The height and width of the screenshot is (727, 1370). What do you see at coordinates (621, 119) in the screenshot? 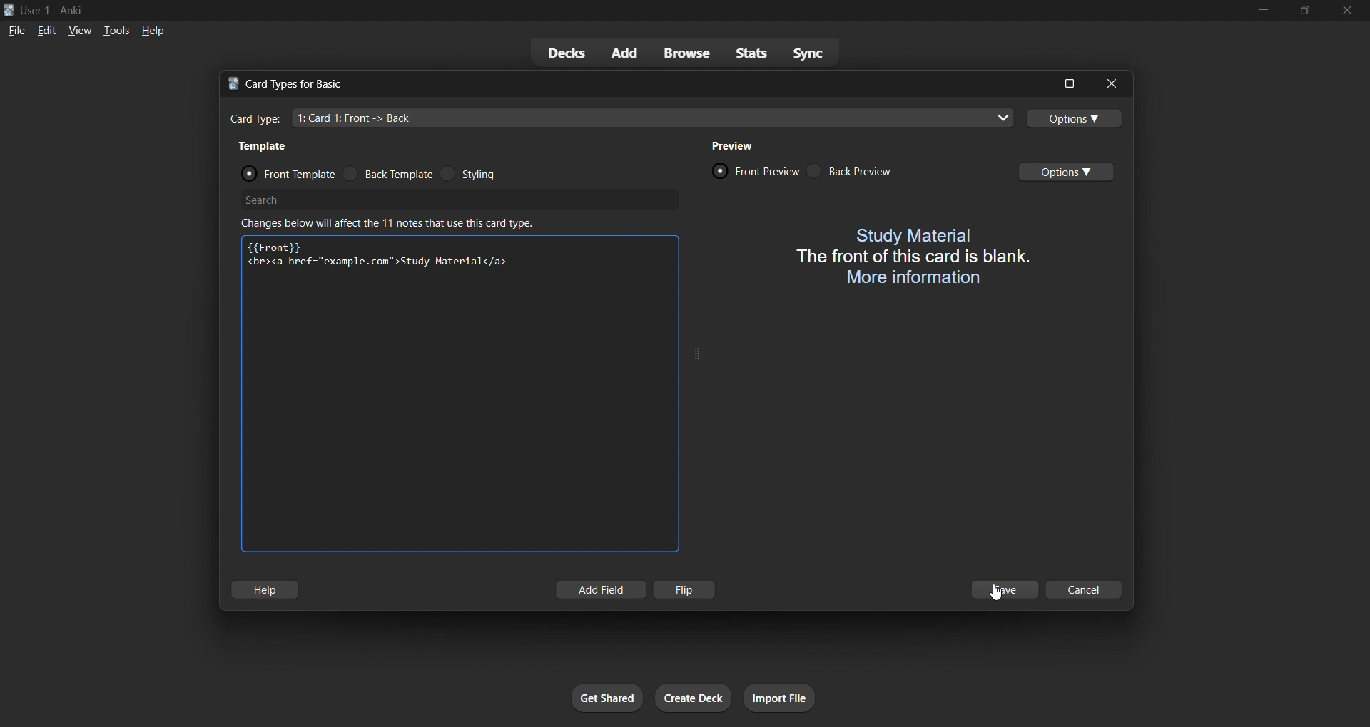
I see `card type input field` at bounding box center [621, 119].